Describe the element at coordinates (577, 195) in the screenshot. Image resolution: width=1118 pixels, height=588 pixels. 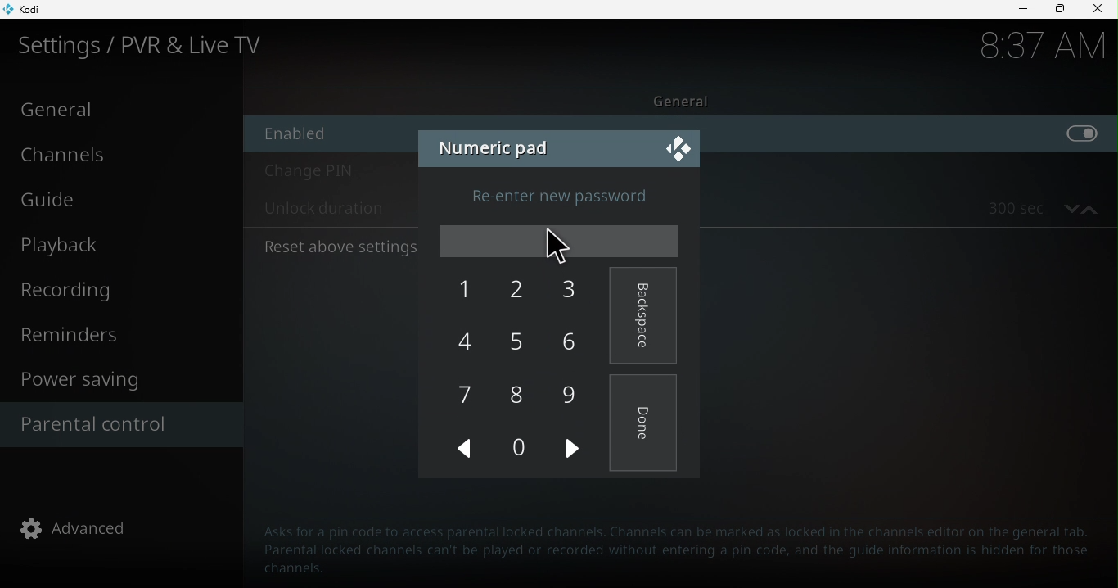
I see `Re-enter new password` at that location.